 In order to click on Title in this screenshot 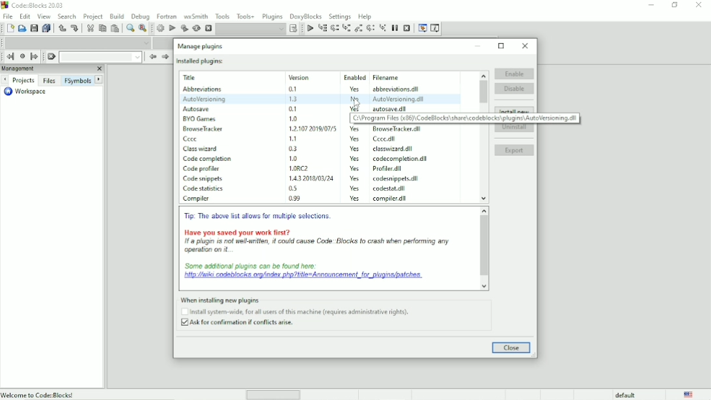, I will do `click(36, 5)`.